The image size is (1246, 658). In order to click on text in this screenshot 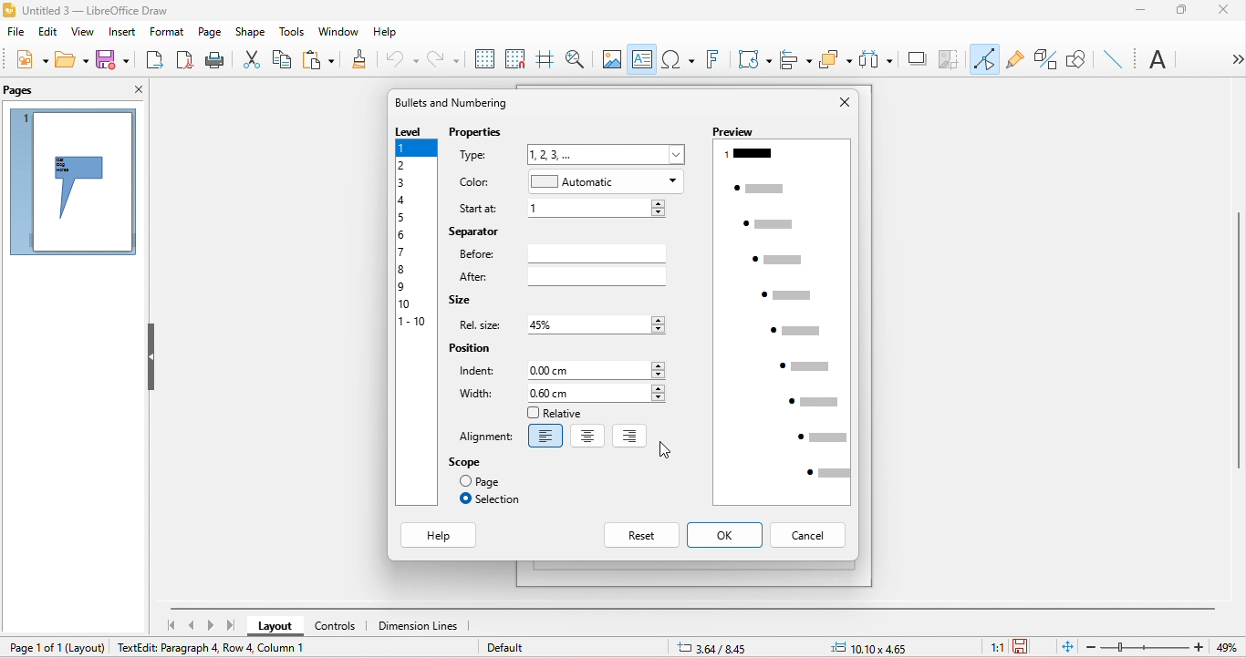, I will do `click(1160, 61)`.